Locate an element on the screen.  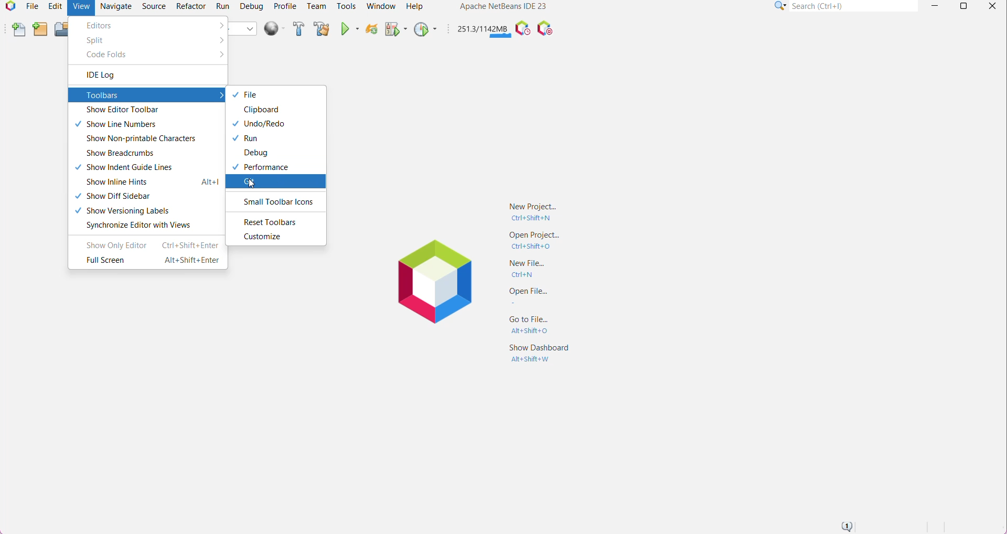
Editors is located at coordinates (104, 25).